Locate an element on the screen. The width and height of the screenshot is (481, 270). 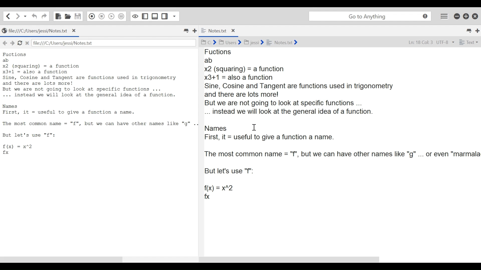
close  is located at coordinates (28, 43).